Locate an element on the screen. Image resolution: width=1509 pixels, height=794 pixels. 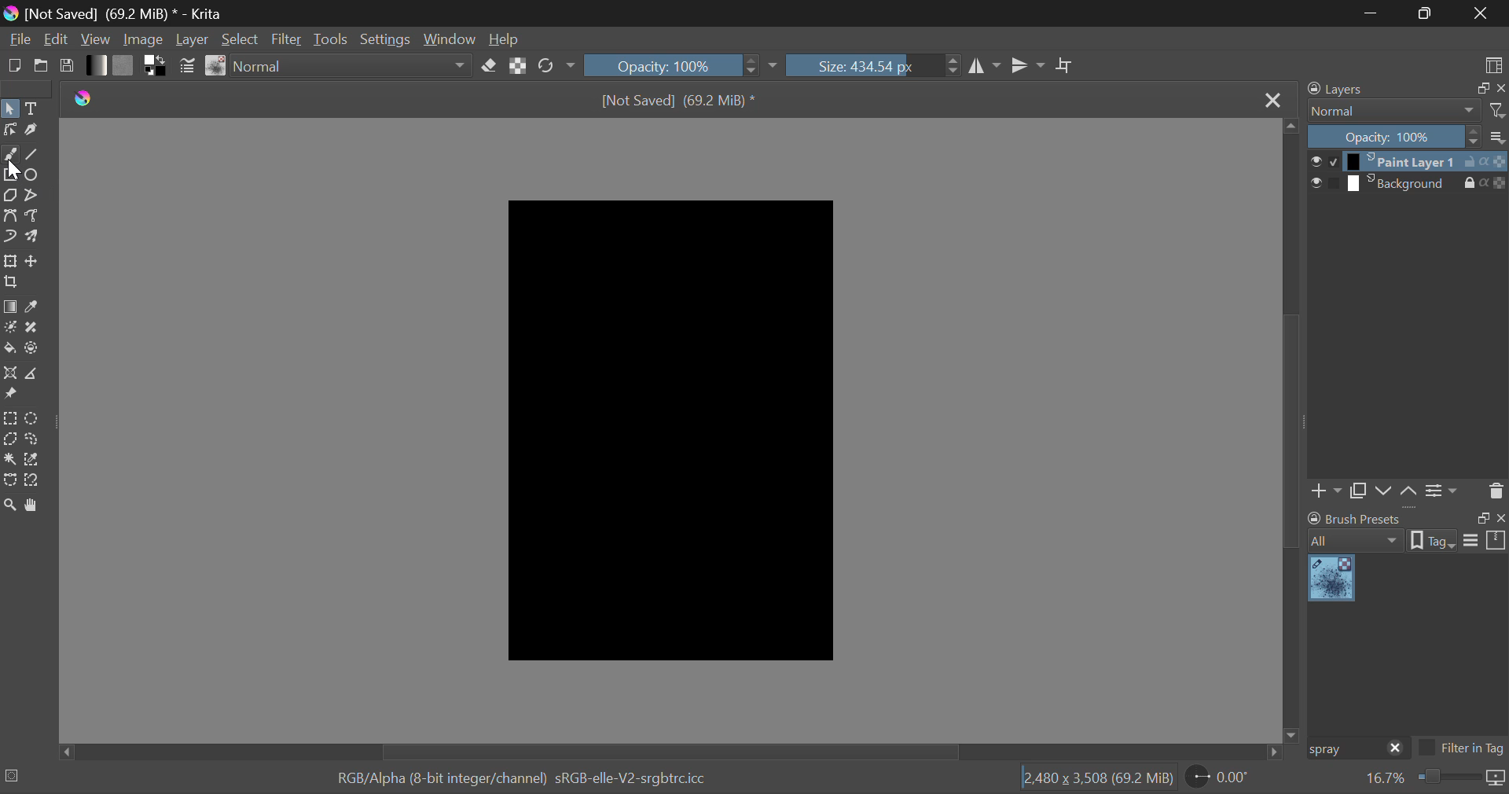
icon is located at coordinates (1496, 779).